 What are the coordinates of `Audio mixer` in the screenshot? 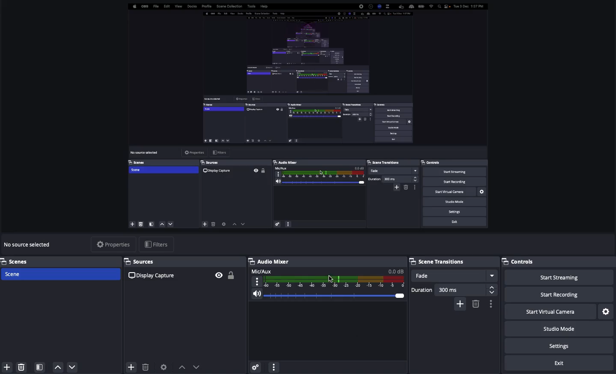 It's located at (272, 261).